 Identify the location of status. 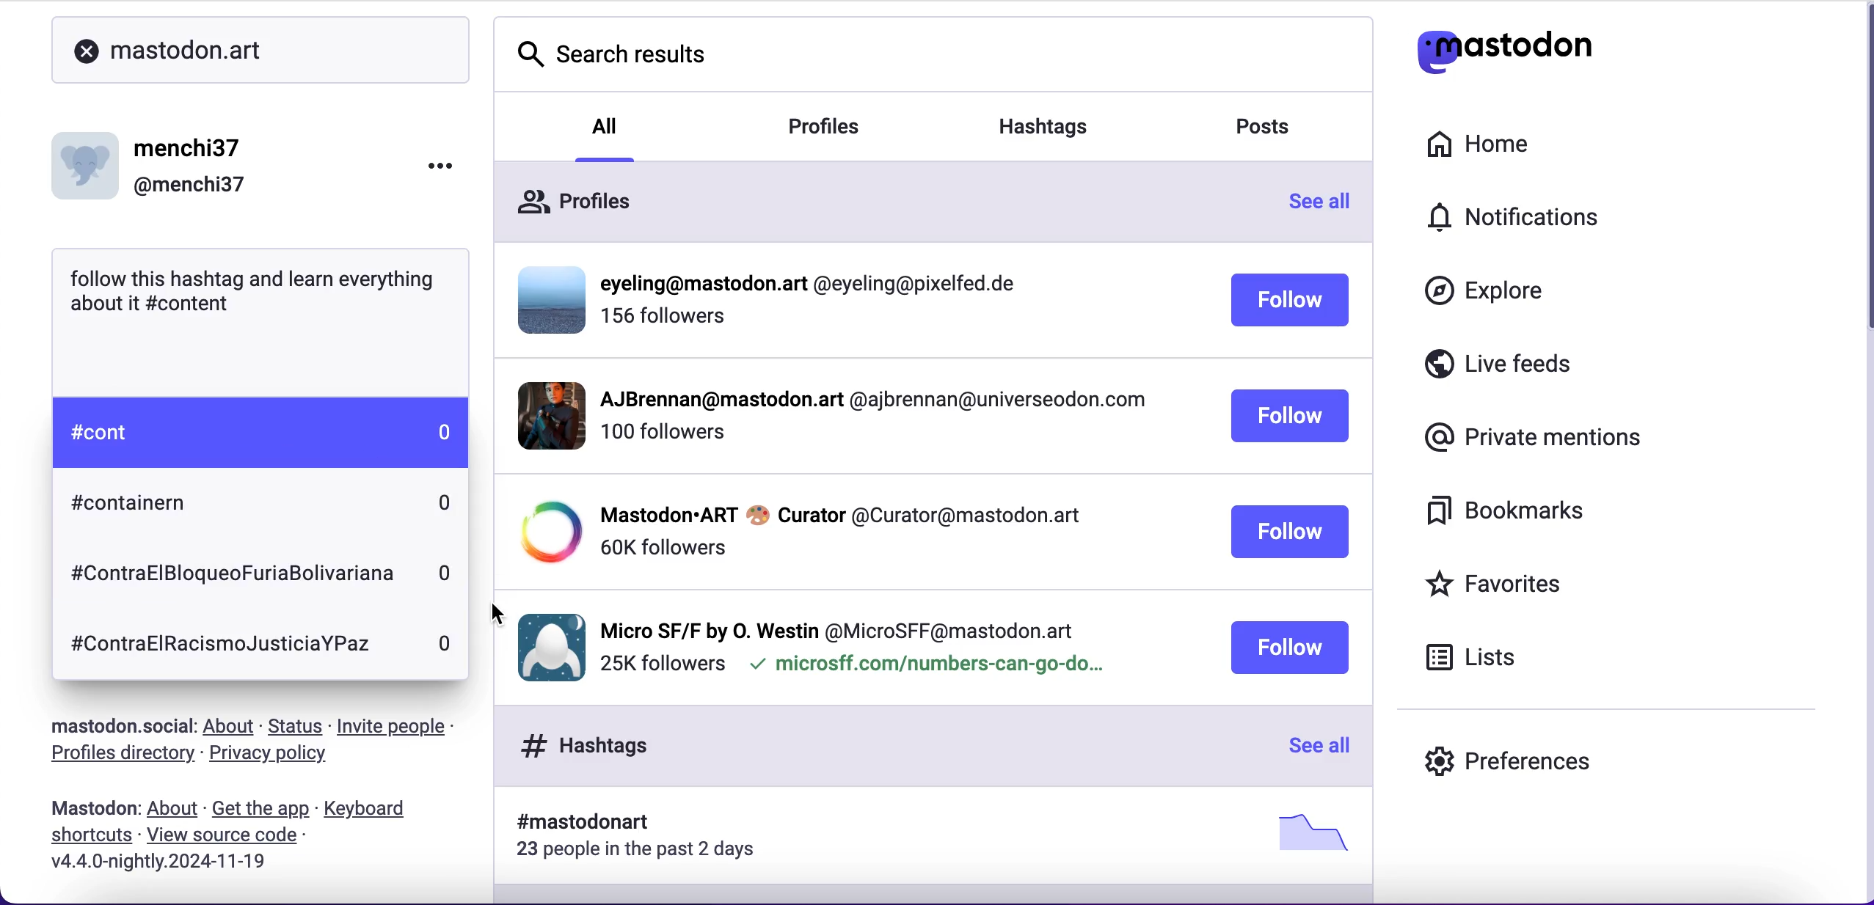
(294, 726).